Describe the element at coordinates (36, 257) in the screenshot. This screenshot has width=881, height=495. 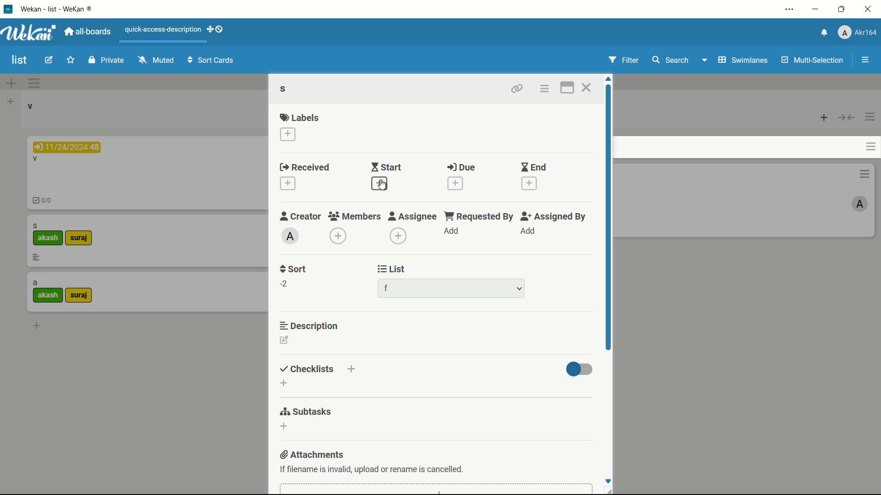
I see `description` at that location.